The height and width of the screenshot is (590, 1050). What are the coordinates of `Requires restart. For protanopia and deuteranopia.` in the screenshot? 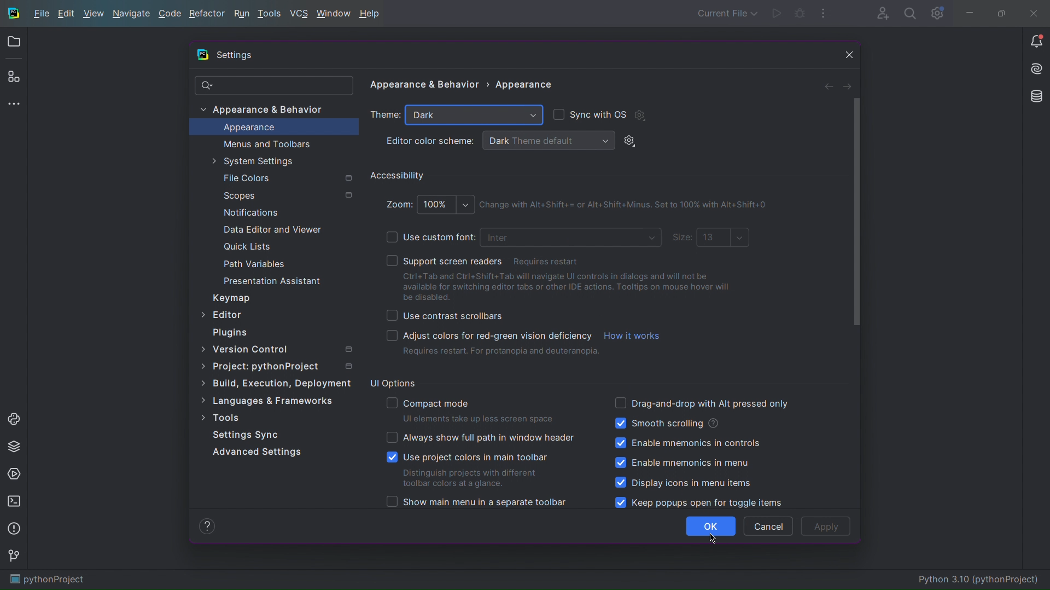 It's located at (501, 352).